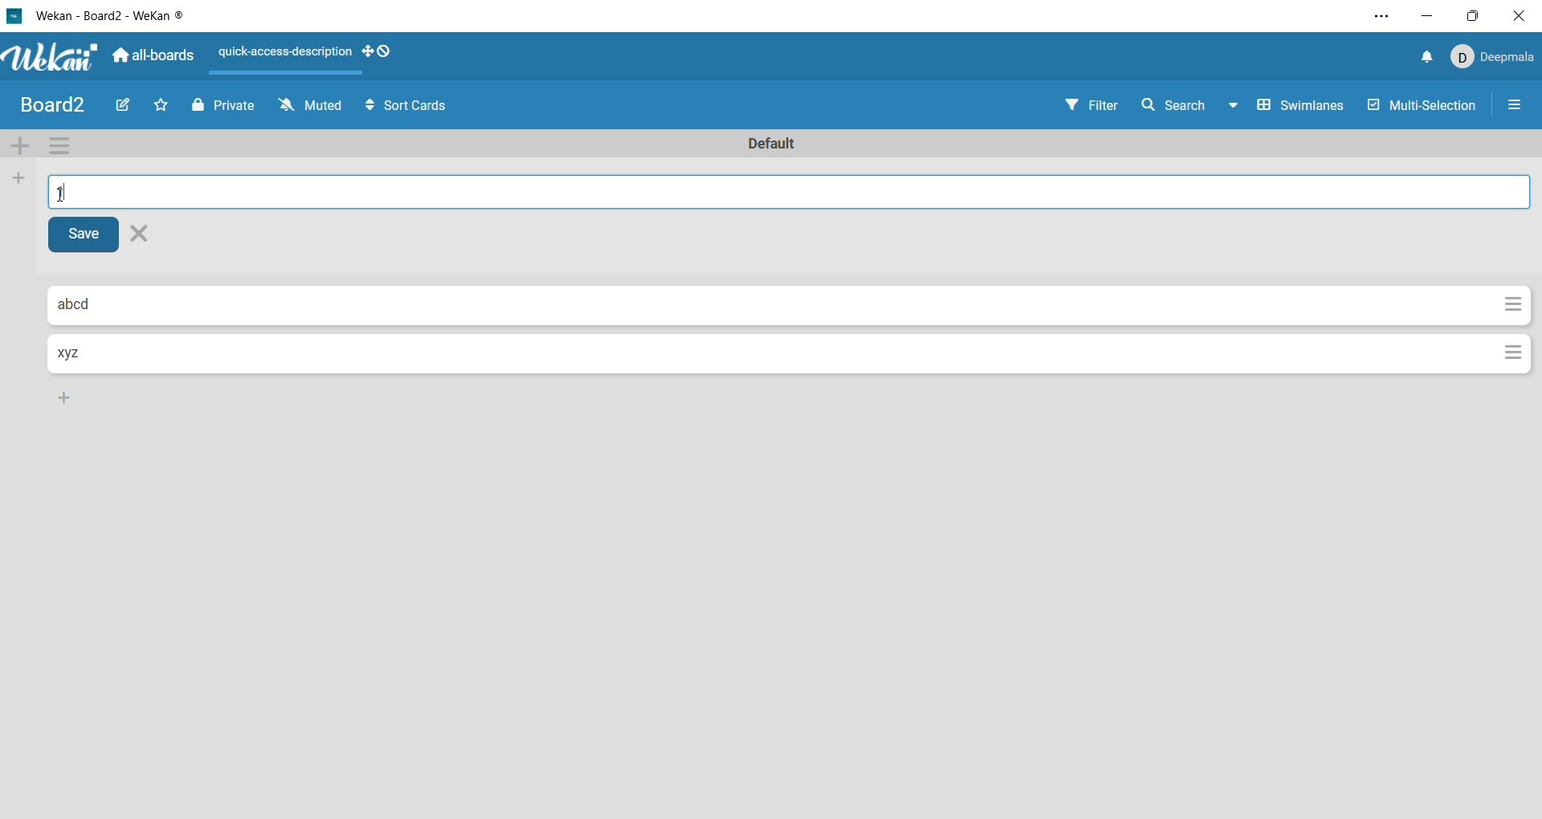 Image resolution: width=1542 pixels, height=819 pixels. What do you see at coordinates (224, 104) in the screenshot?
I see `private` at bounding box center [224, 104].